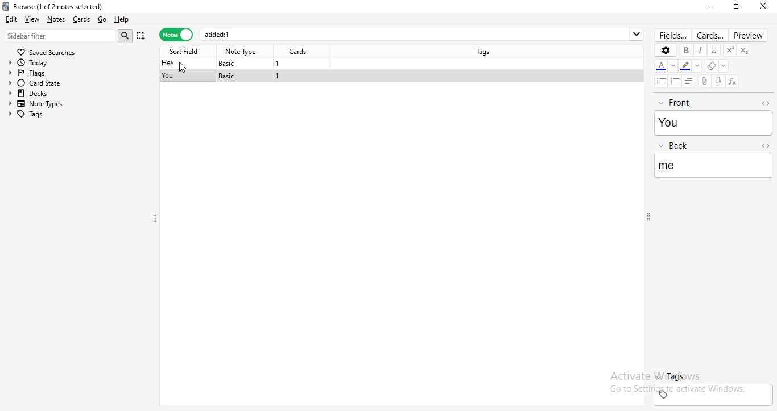 The width and height of the screenshot is (777, 411). What do you see at coordinates (279, 77) in the screenshot?
I see `1` at bounding box center [279, 77].